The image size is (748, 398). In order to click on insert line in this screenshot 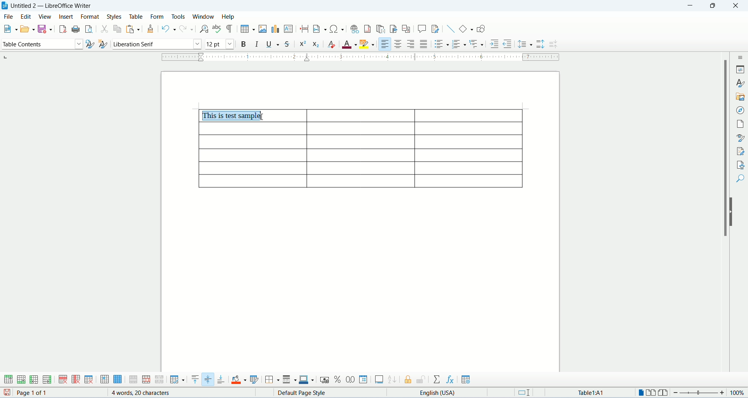, I will do `click(451, 29)`.